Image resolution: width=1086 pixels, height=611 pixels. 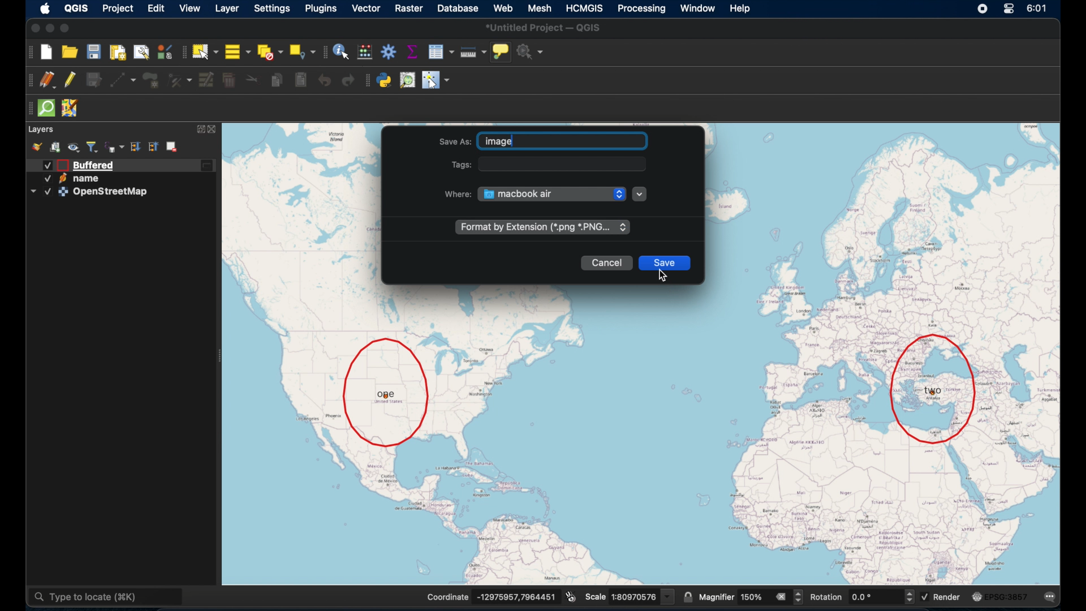 What do you see at coordinates (113, 193) in the screenshot?
I see `OpenStreetMap` at bounding box center [113, 193].